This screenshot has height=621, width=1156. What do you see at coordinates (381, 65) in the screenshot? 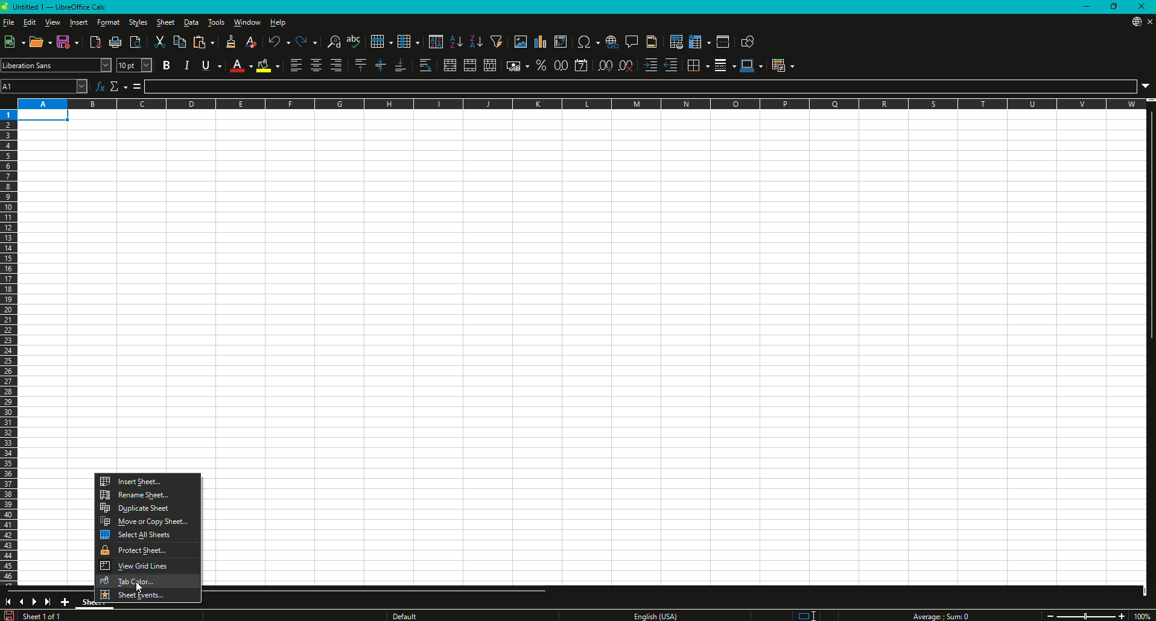
I see `Center Vertically` at bounding box center [381, 65].